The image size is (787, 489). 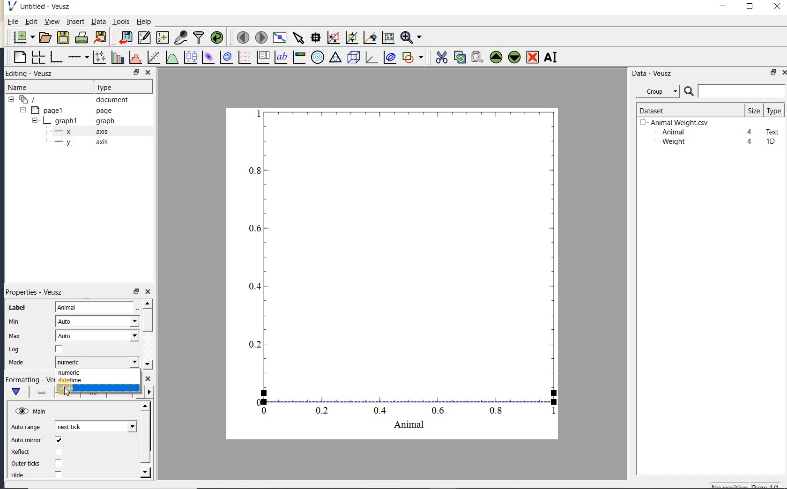 I want to click on move to the next page, so click(x=260, y=37).